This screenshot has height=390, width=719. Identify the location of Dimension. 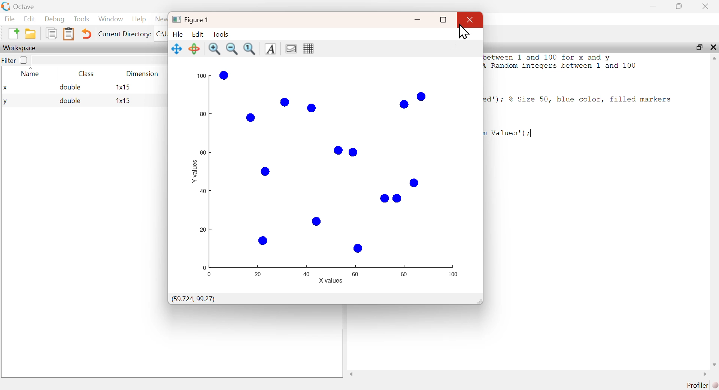
(143, 74).